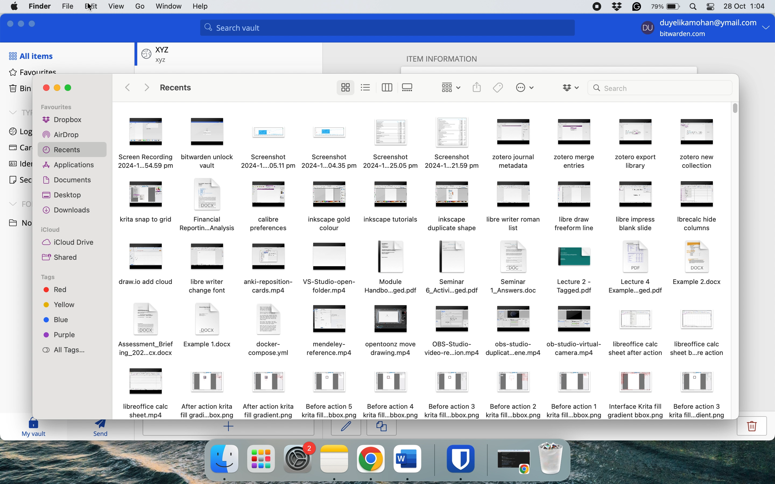  What do you see at coordinates (598, 7) in the screenshot?
I see `screen recorder` at bounding box center [598, 7].